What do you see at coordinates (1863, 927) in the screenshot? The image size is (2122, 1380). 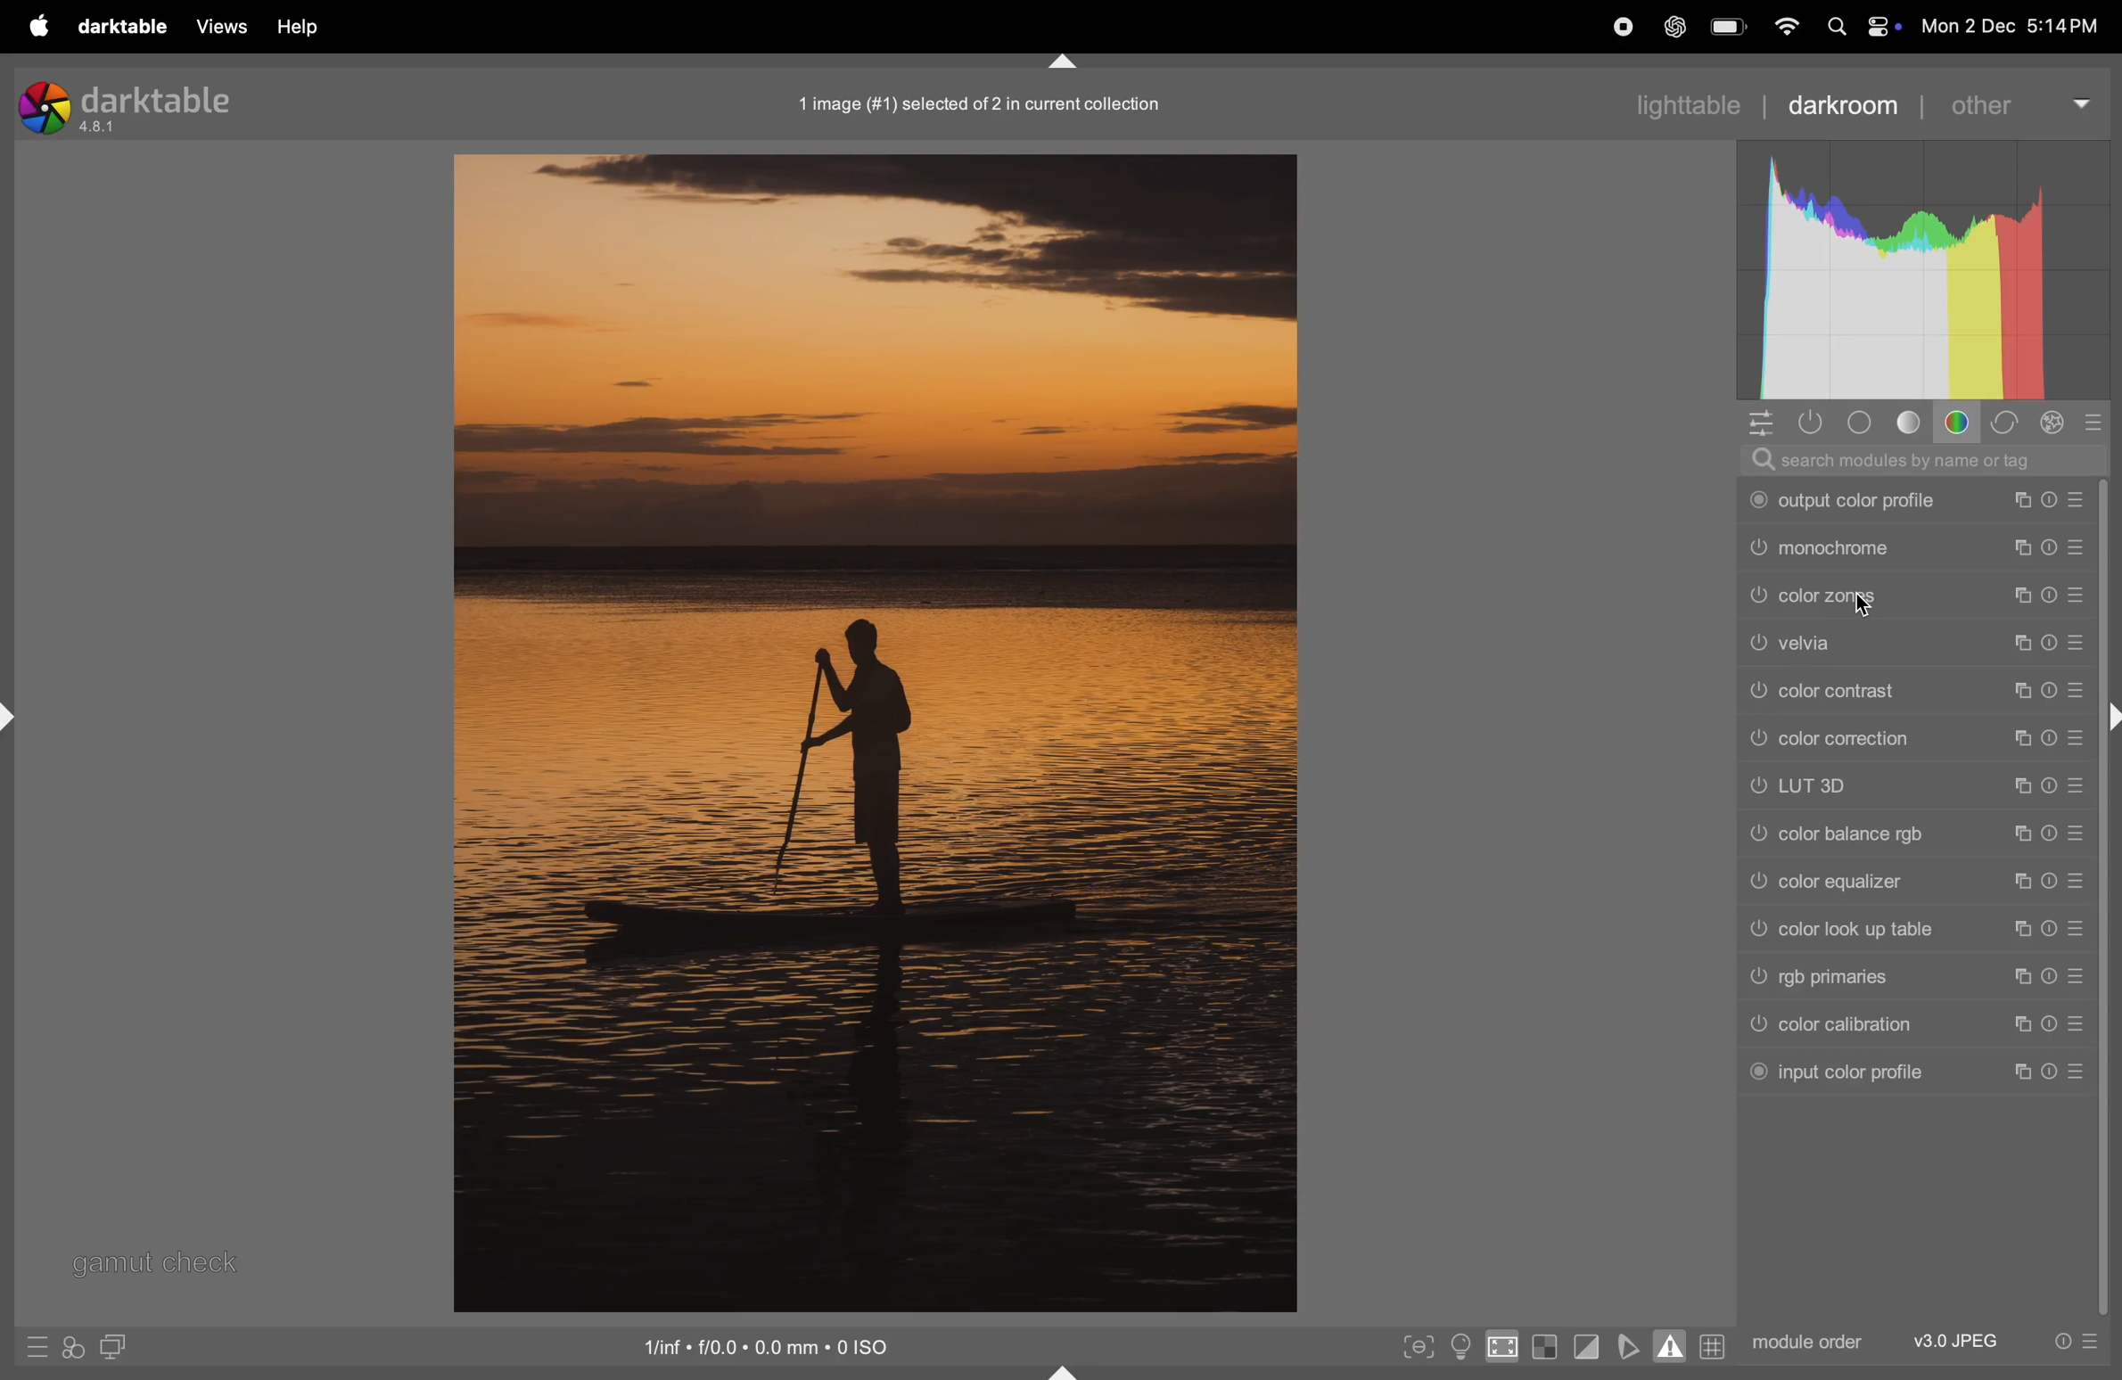 I see `color lookup table` at bounding box center [1863, 927].